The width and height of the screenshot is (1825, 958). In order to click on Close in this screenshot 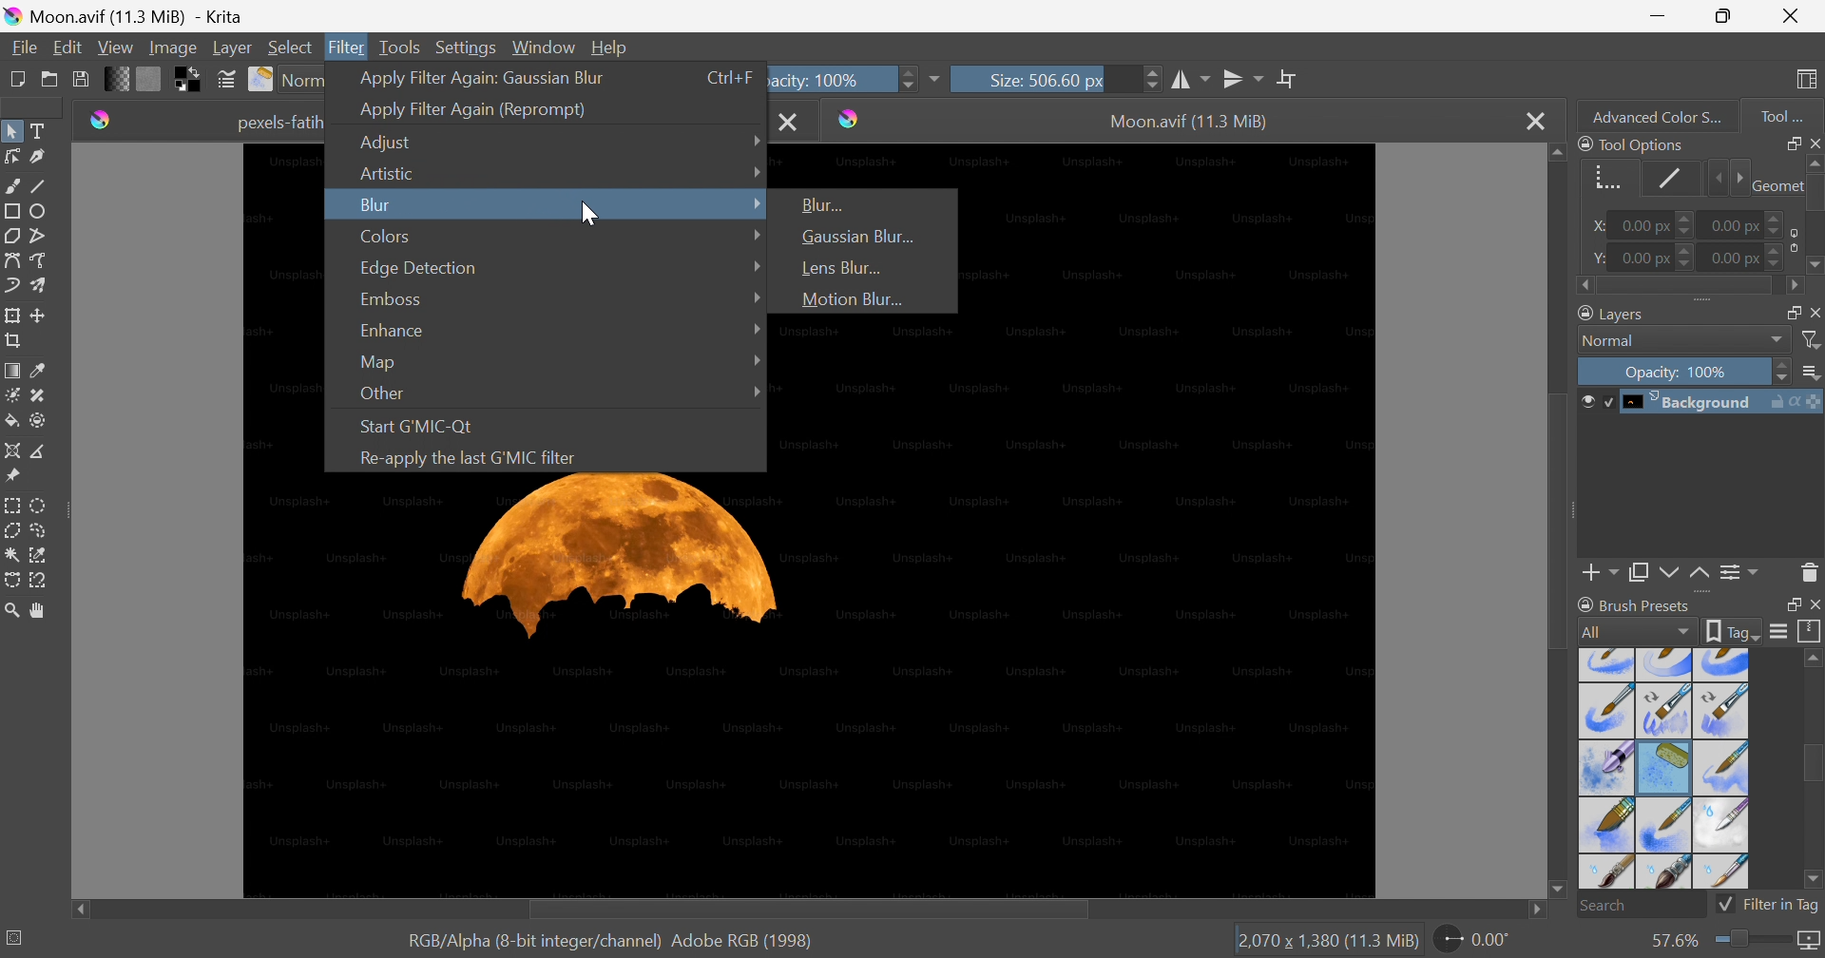, I will do `click(1534, 119)`.